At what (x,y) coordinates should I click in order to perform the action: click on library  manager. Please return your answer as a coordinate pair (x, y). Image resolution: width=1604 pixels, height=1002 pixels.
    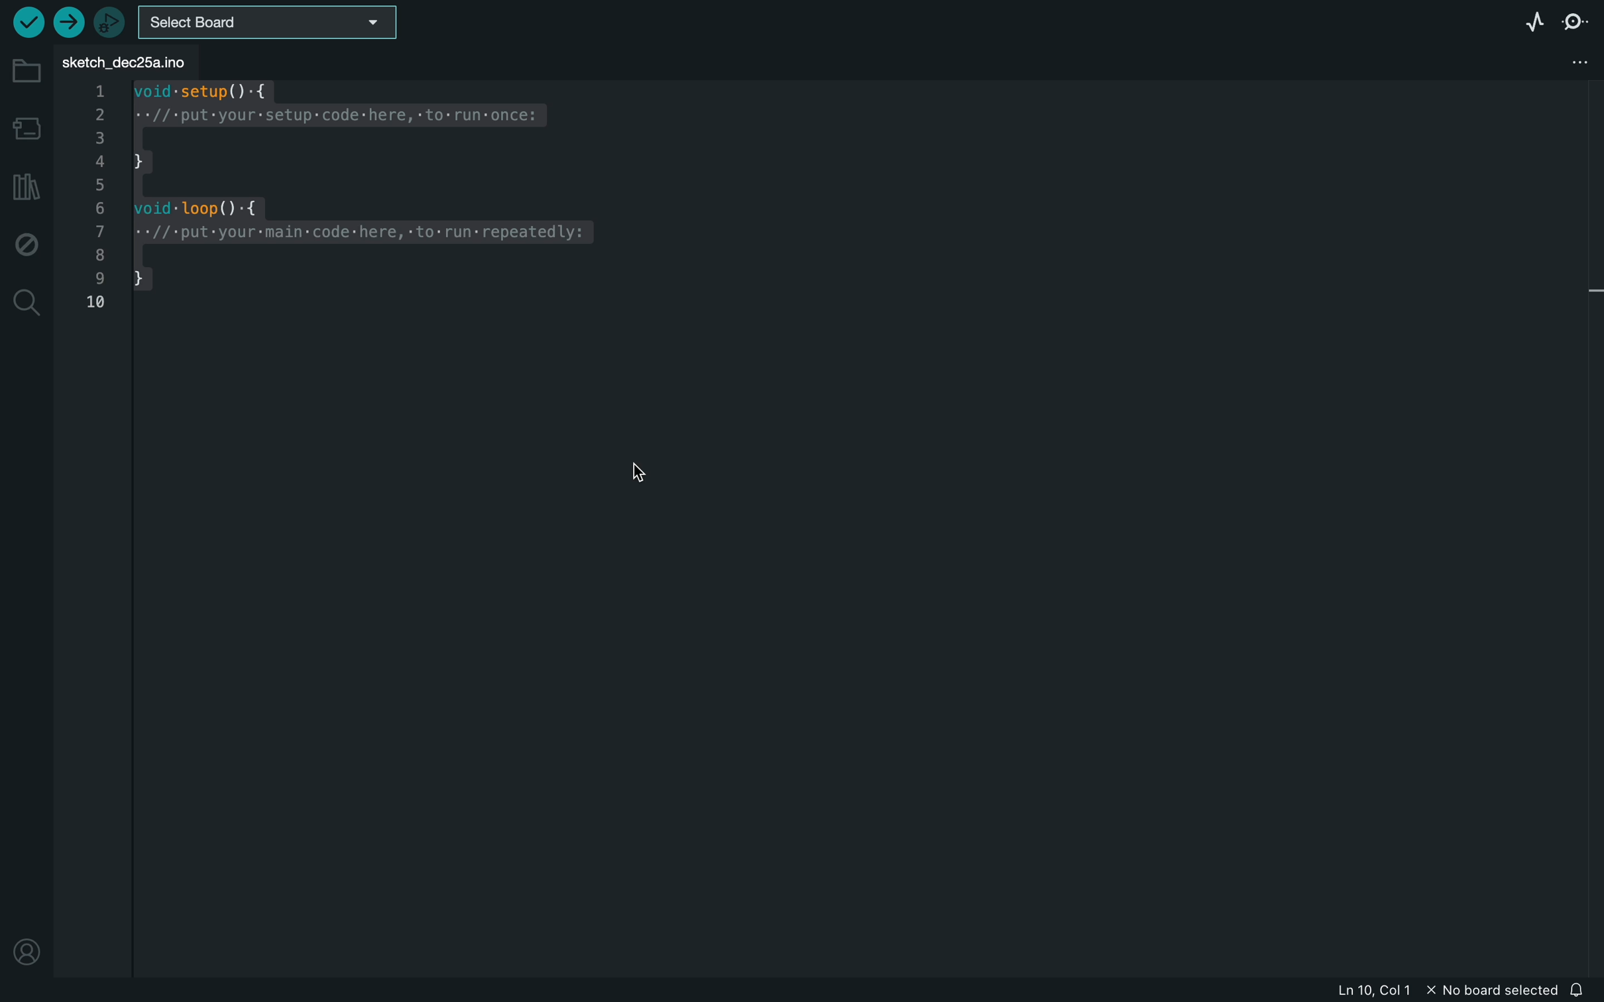
    Looking at the image, I should click on (25, 186).